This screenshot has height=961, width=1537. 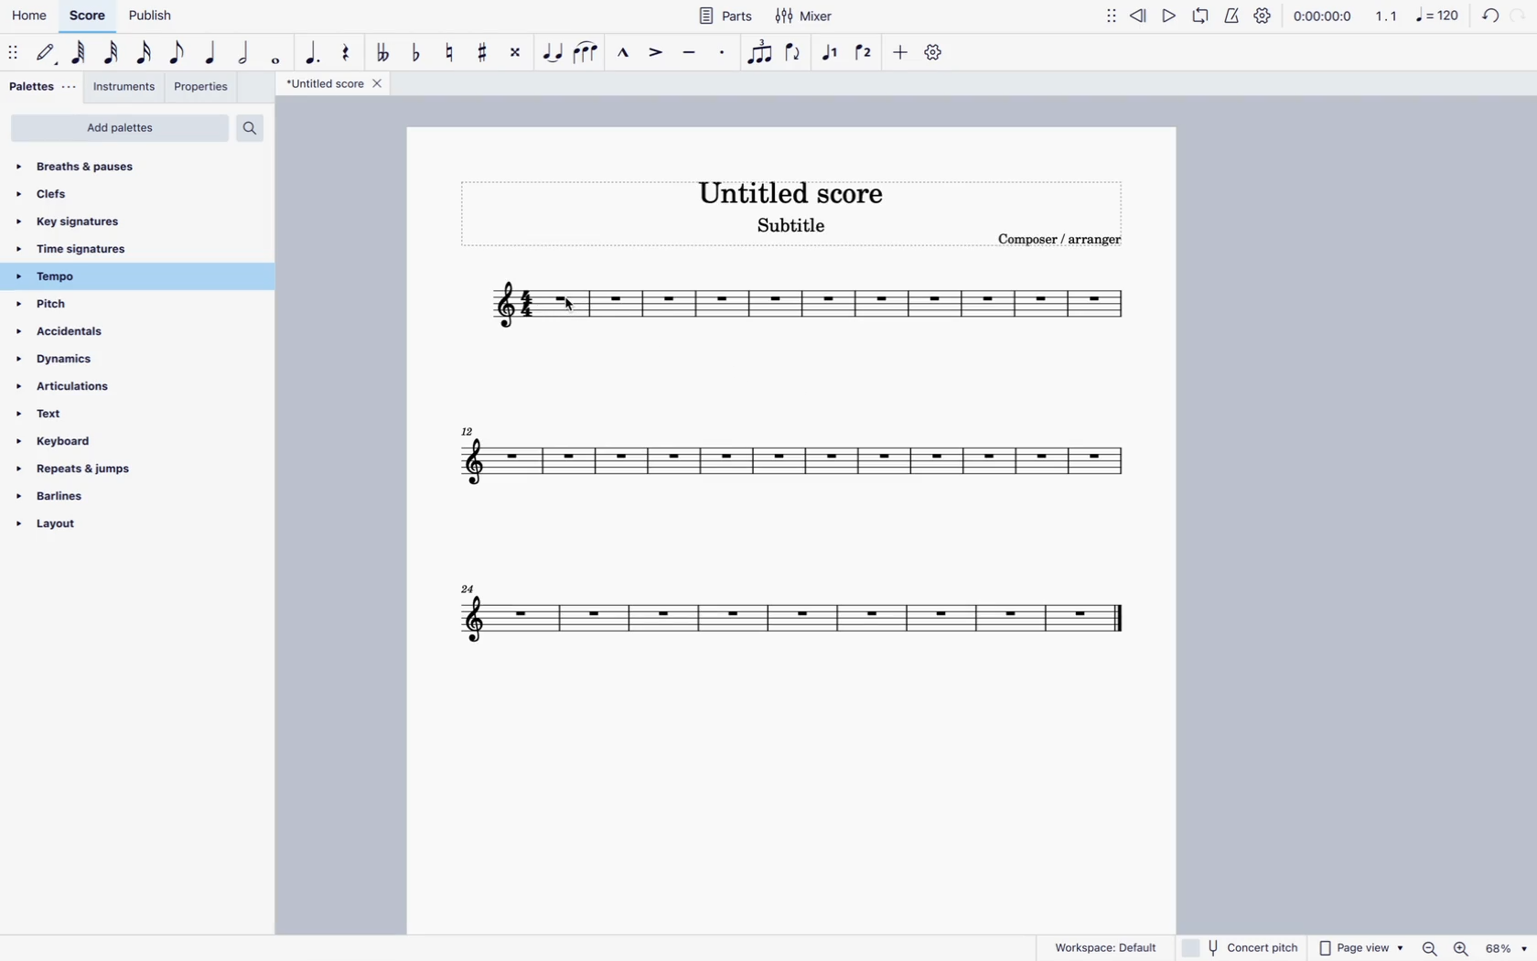 What do you see at coordinates (89, 16) in the screenshot?
I see `score` at bounding box center [89, 16].